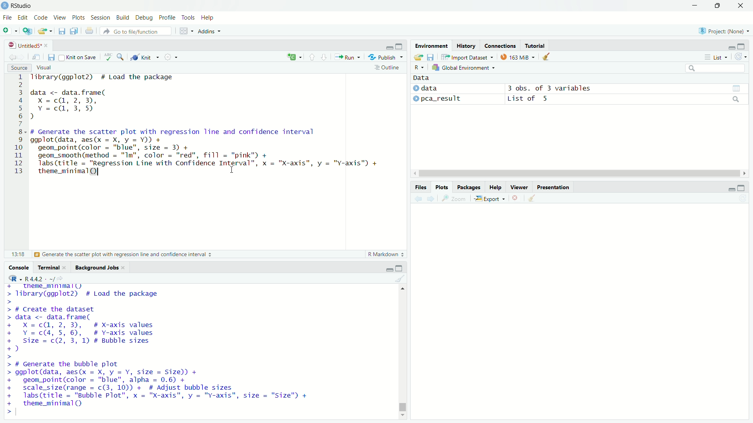 This screenshot has width=753, height=423. Describe the element at coordinates (389, 47) in the screenshot. I see `minimize` at that location.